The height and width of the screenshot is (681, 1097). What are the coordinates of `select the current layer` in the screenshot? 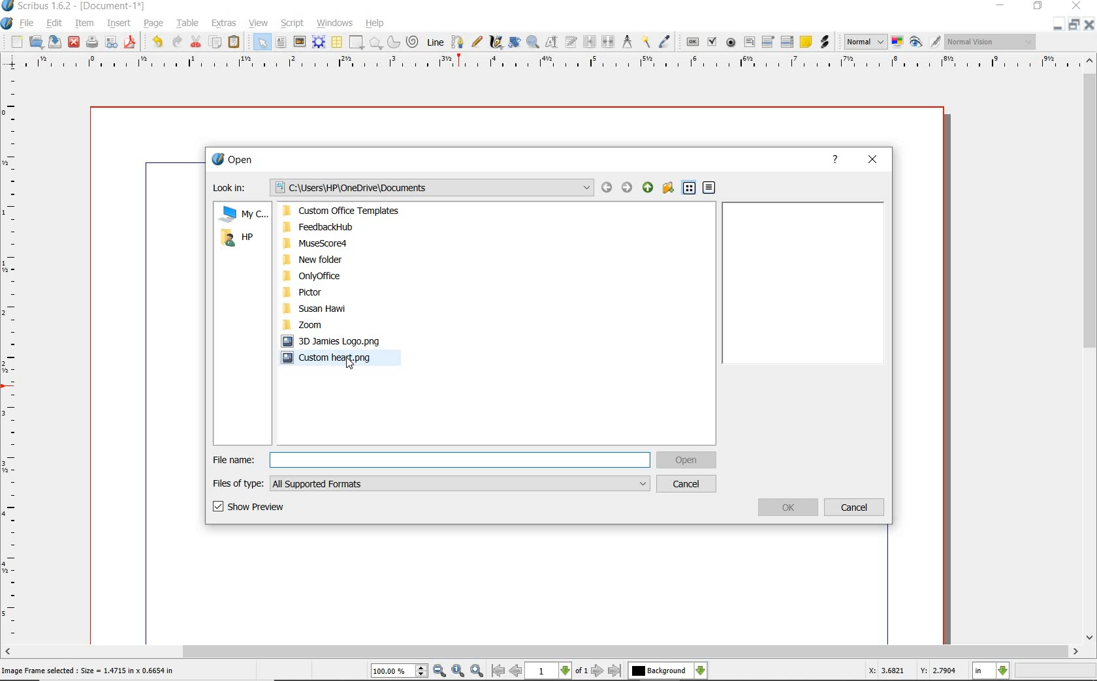 It's located at (667, 671).